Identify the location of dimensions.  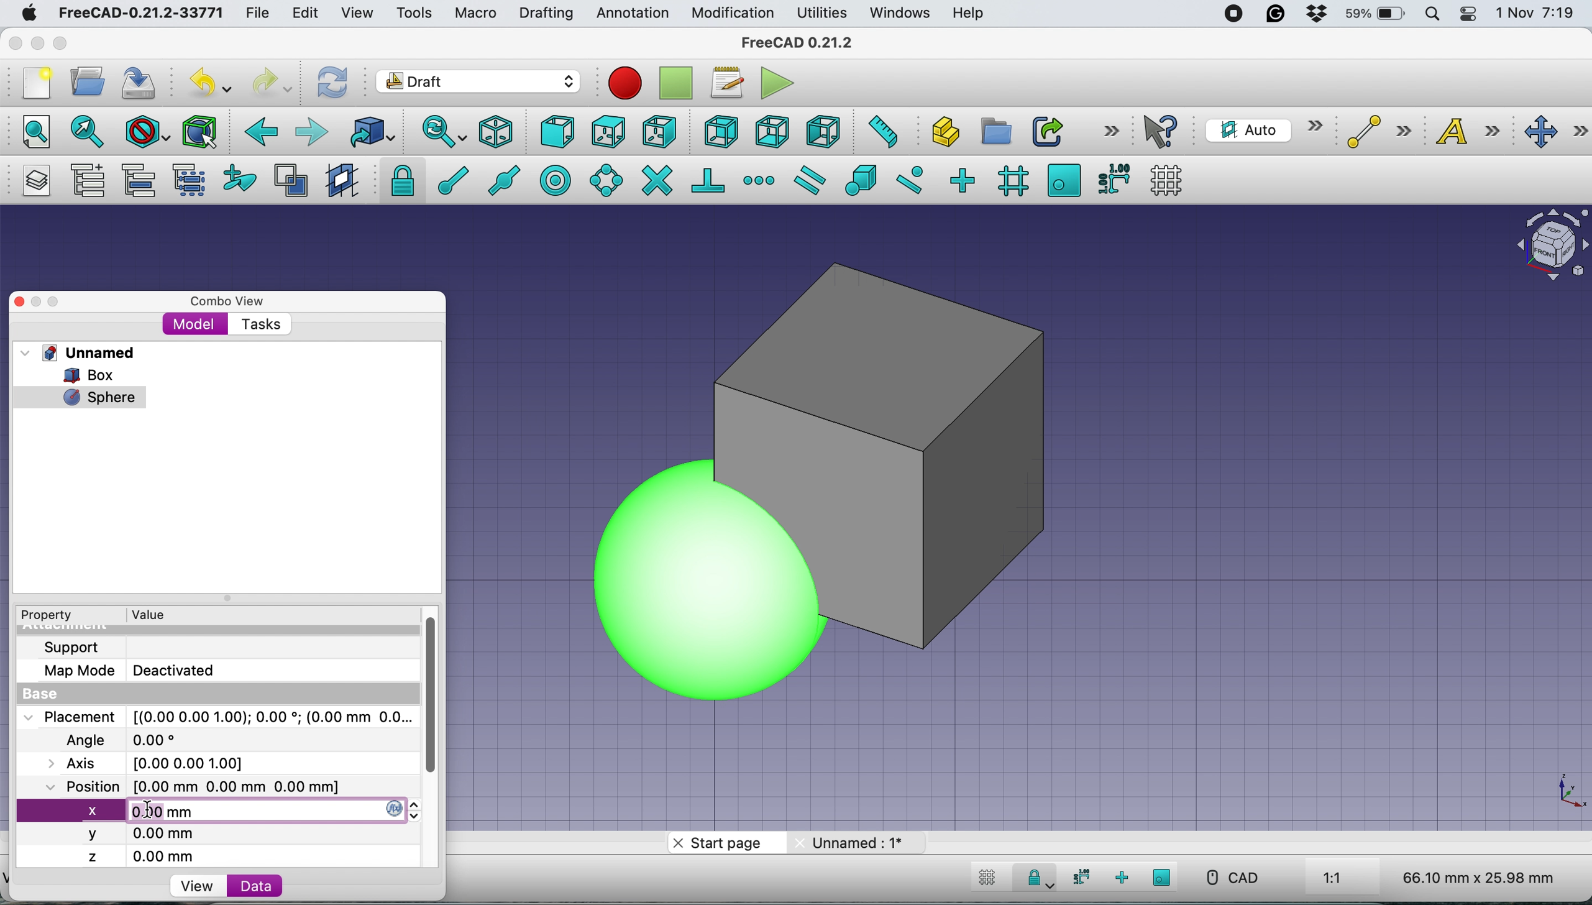
(1475, 877).